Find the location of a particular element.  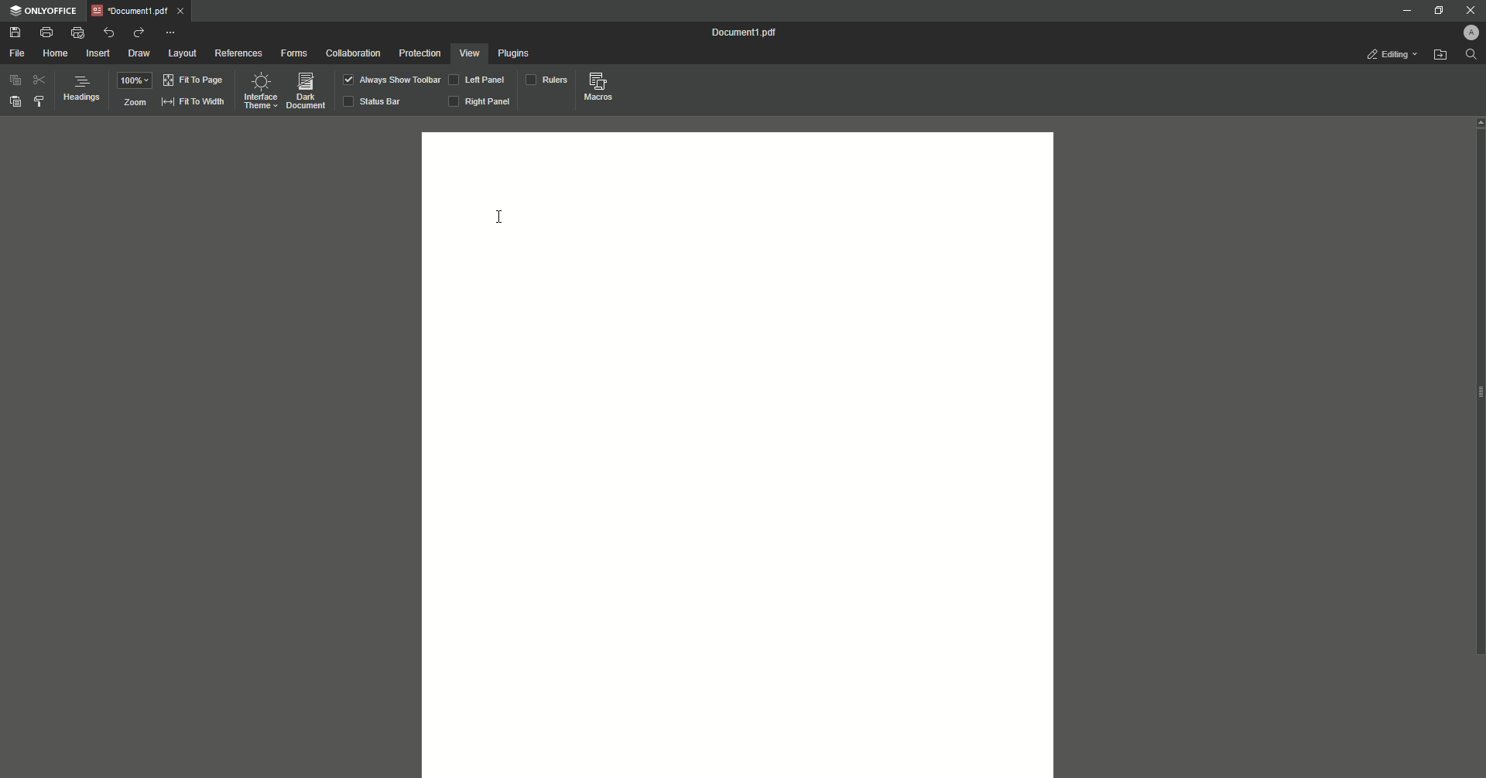

Styles is located at coordinates (39, 101).